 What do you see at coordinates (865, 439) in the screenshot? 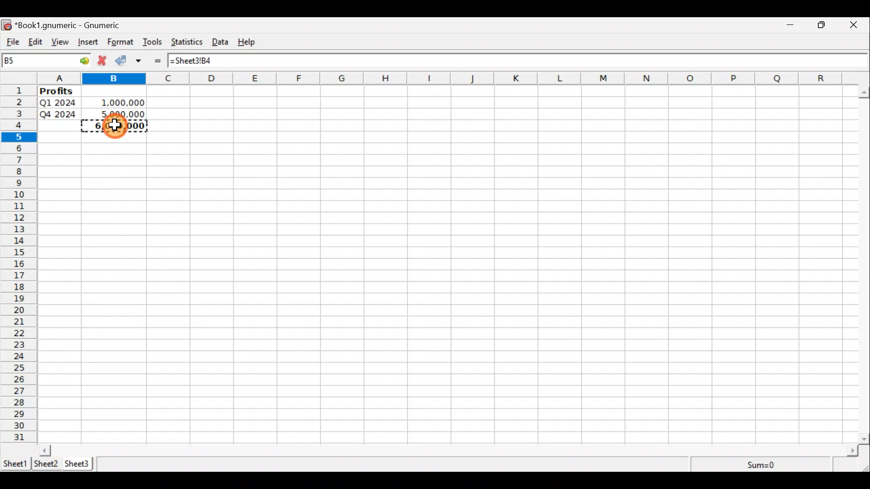
I see `scroll down` at bounding box center [865, 439].